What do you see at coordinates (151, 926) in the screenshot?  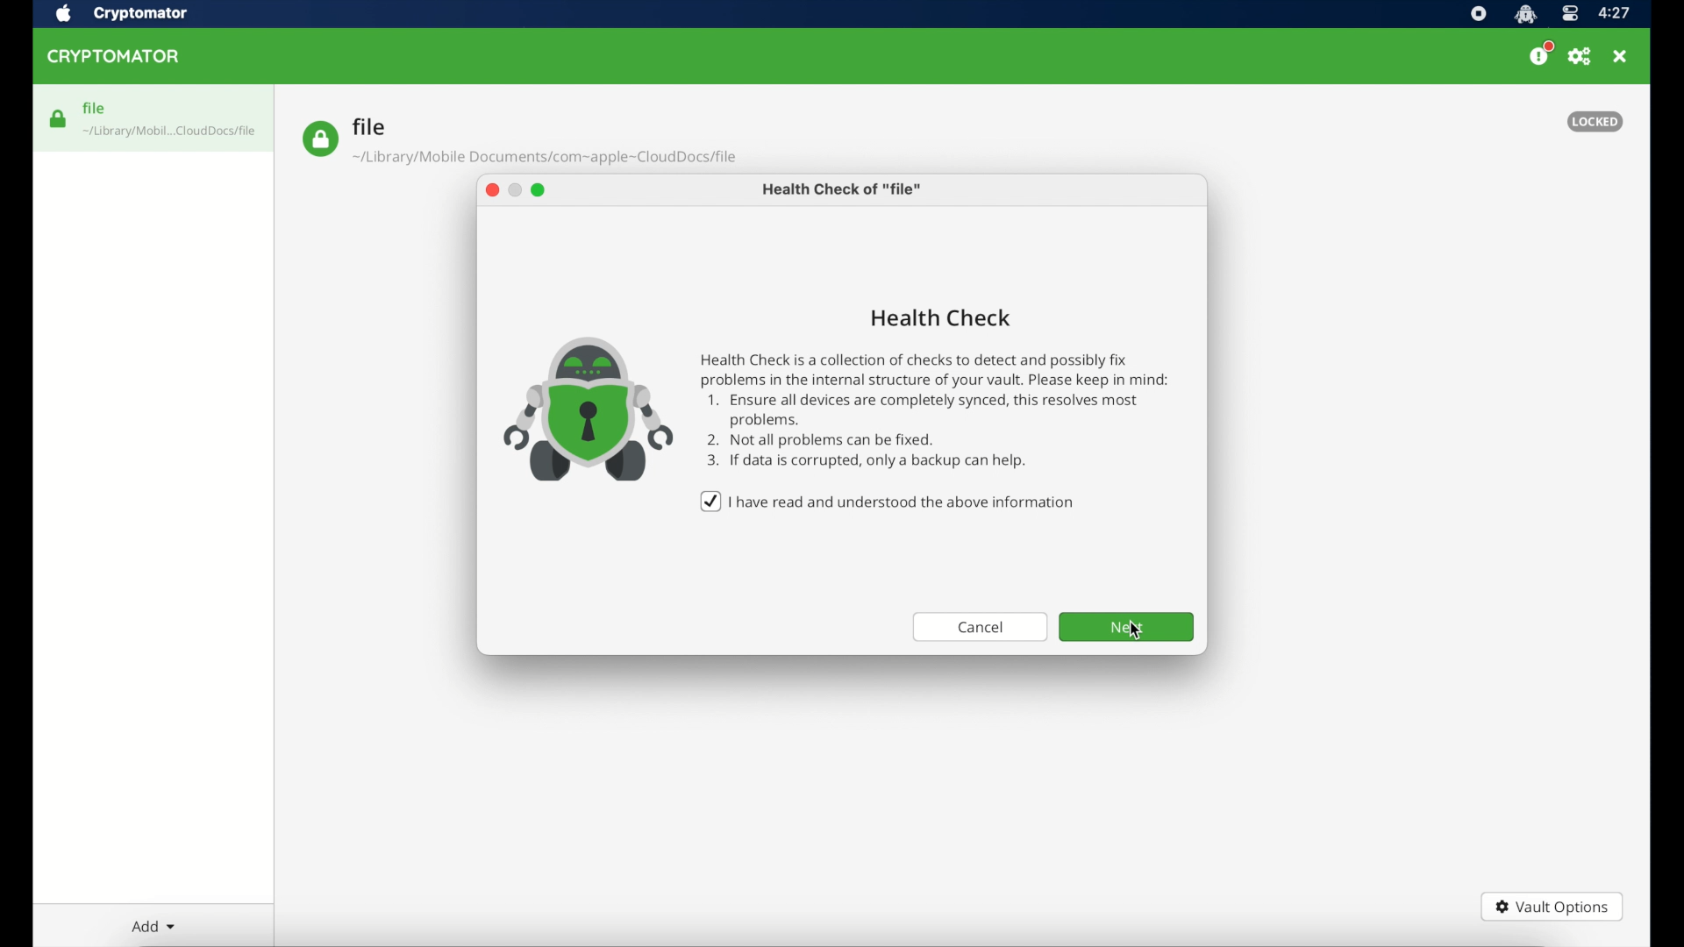 I see `add dropdown` at bounding box center [151, 926].